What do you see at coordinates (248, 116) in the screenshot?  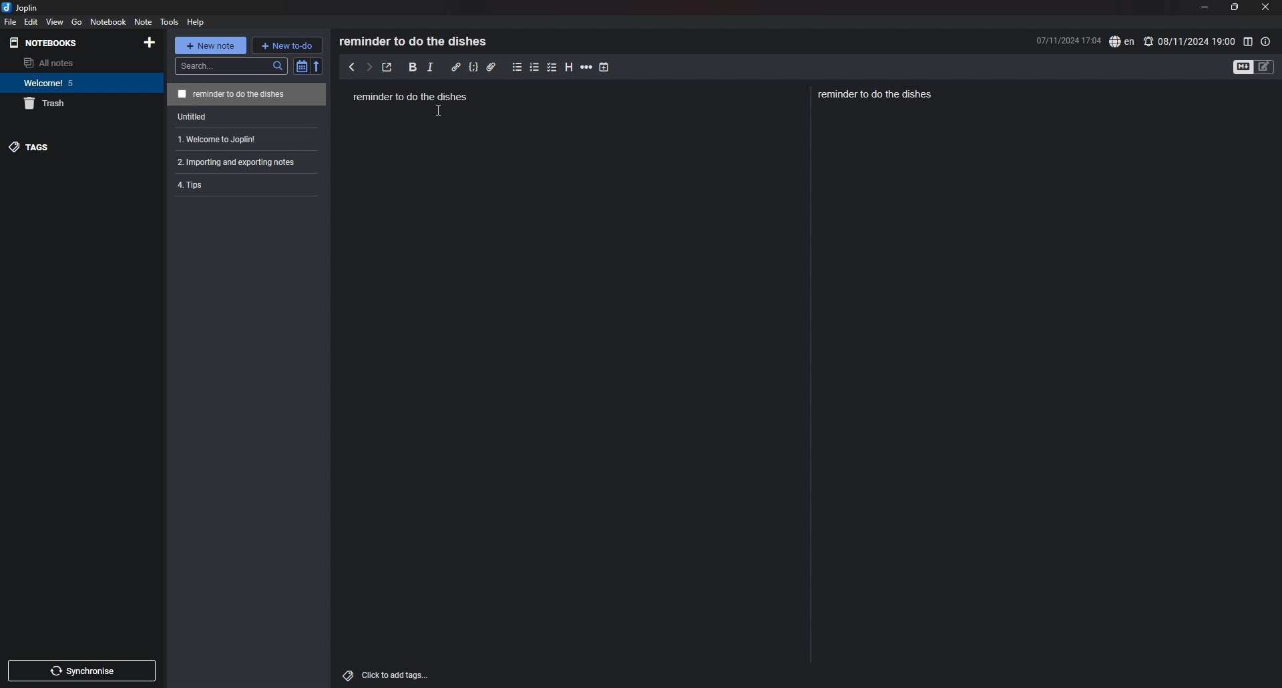 I see `note` at bounding box center [248, 116].